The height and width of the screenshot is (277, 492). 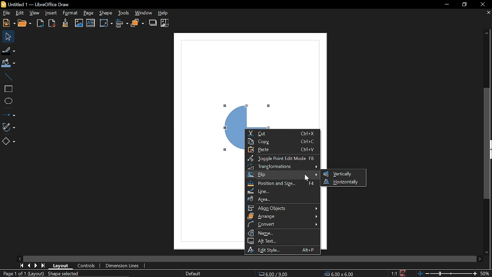 What do you see at coordinates (8, 50) in the screenshot?
I see `Fill line` at bounding box center [8, 50].